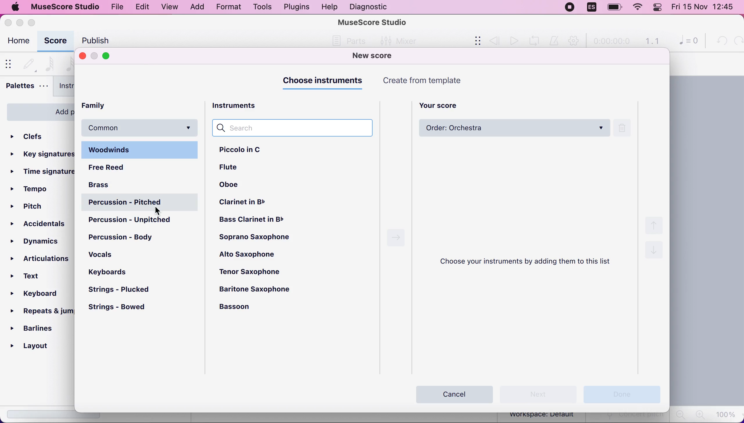 This screenshot has height=423, width=744. Describe the element at coordinates (121, 168) in the screenshot. I see `free reed` at that location.